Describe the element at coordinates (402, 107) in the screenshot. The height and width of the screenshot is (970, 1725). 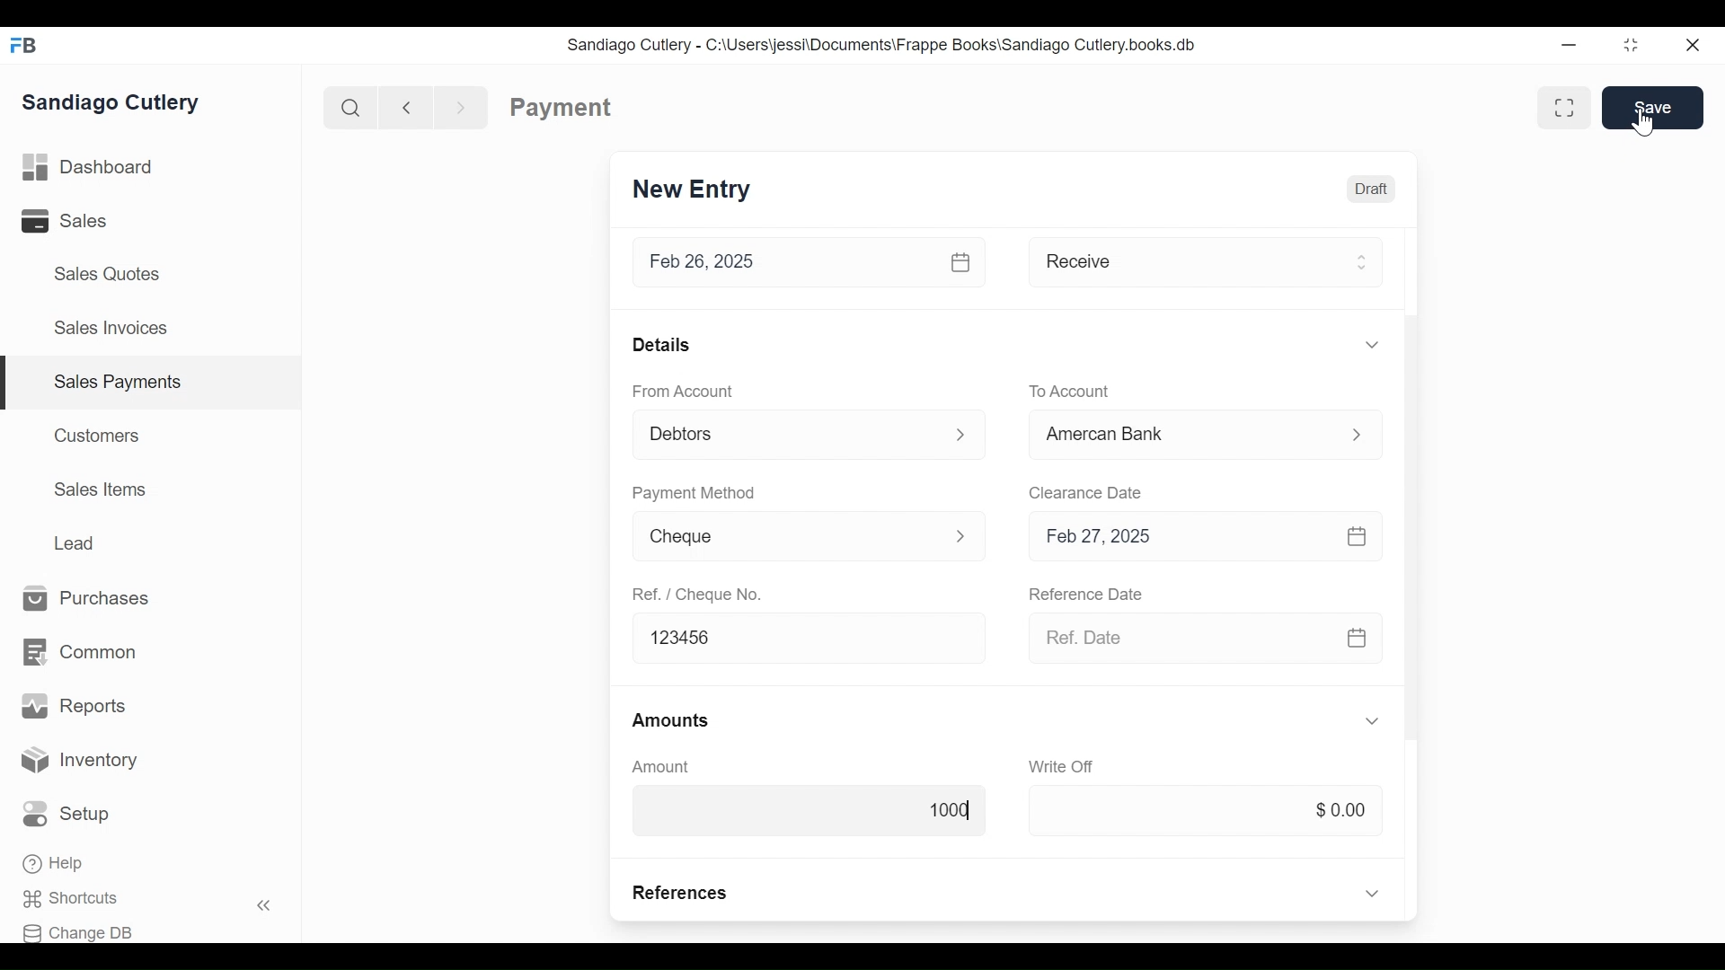
I see `Navigate Back` at that location.